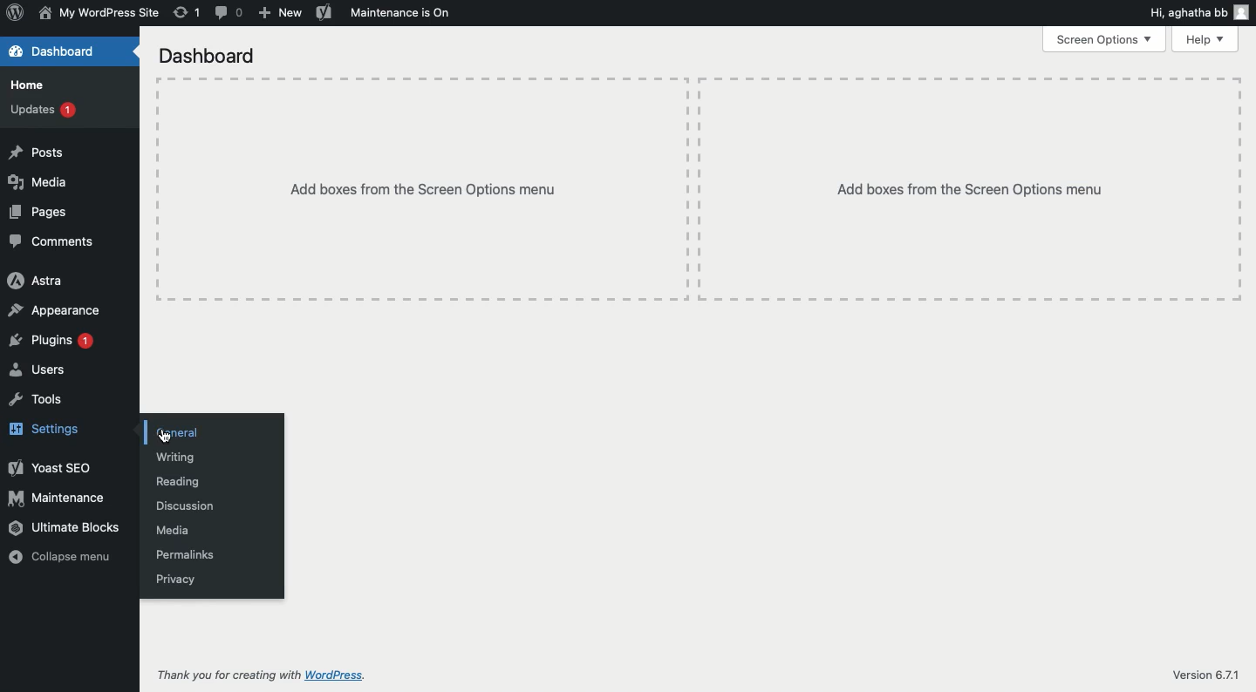  What do you see at coordinates (38, 398) in the screenshot?
I see `Tools` at bounding box center [38, 398].